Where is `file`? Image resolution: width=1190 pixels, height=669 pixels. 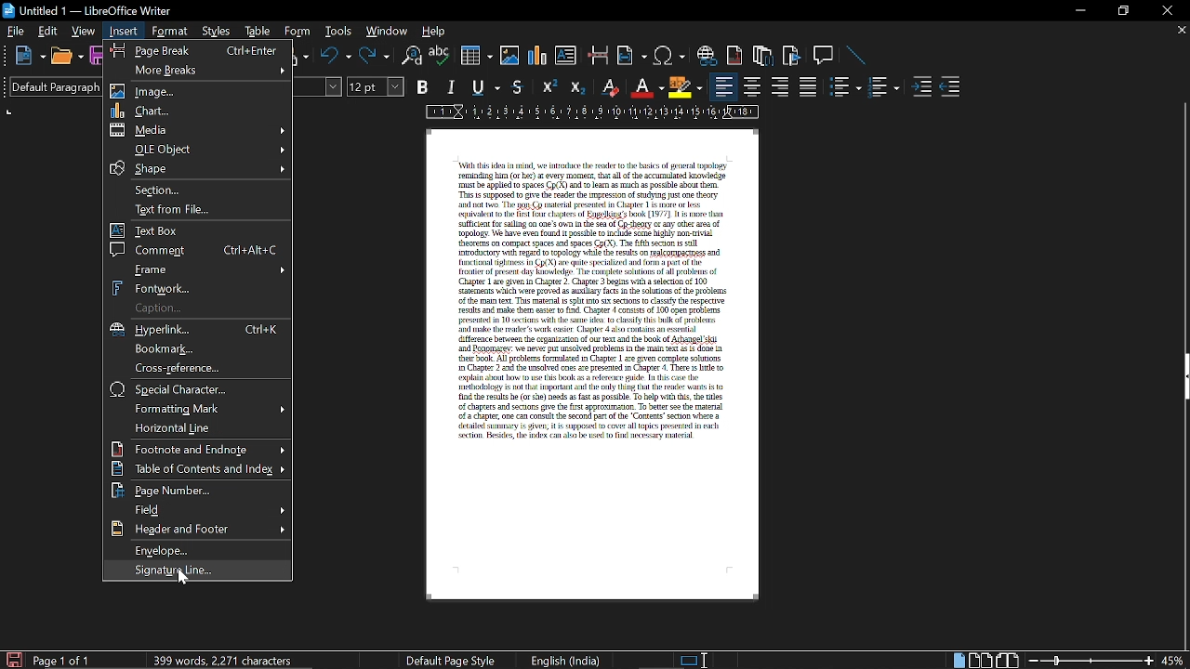 file is located at coordinates (15, 31).